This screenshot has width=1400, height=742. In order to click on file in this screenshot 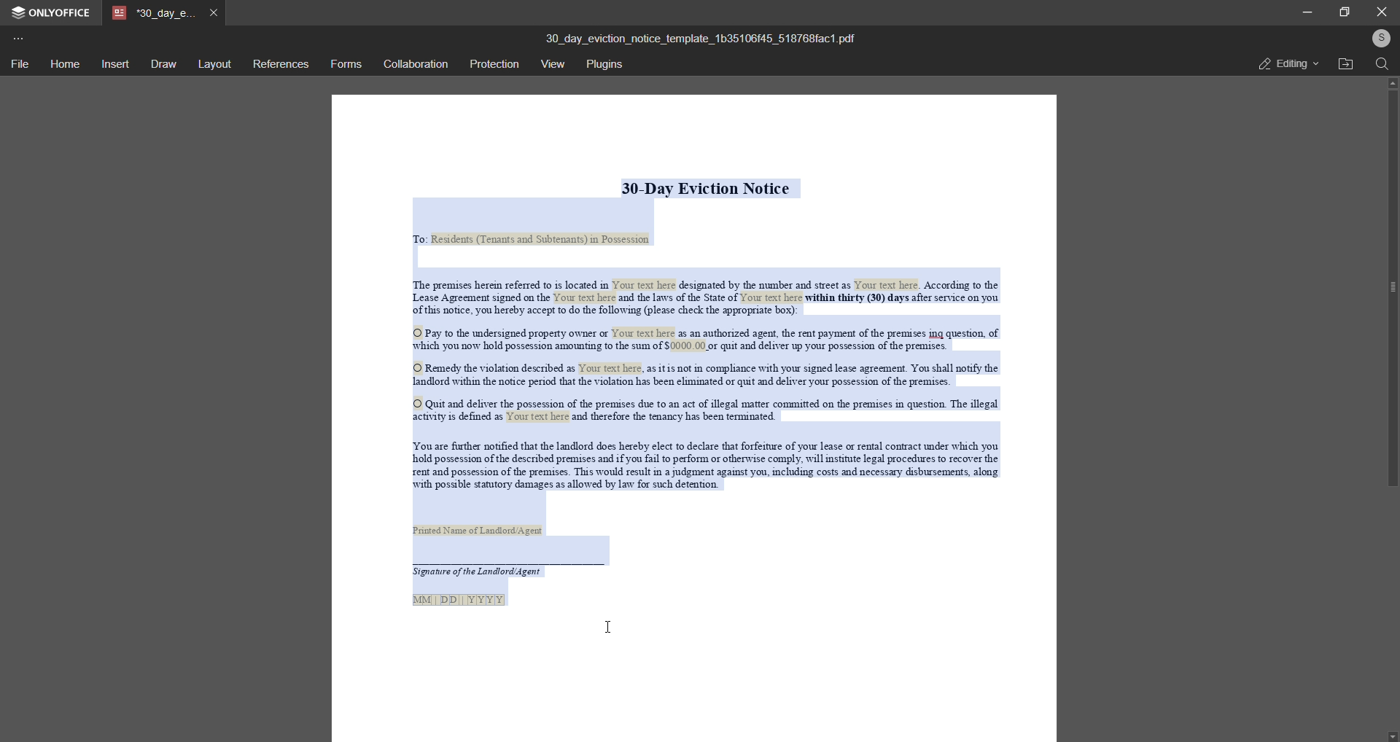, I will do `click(19, 65)`.